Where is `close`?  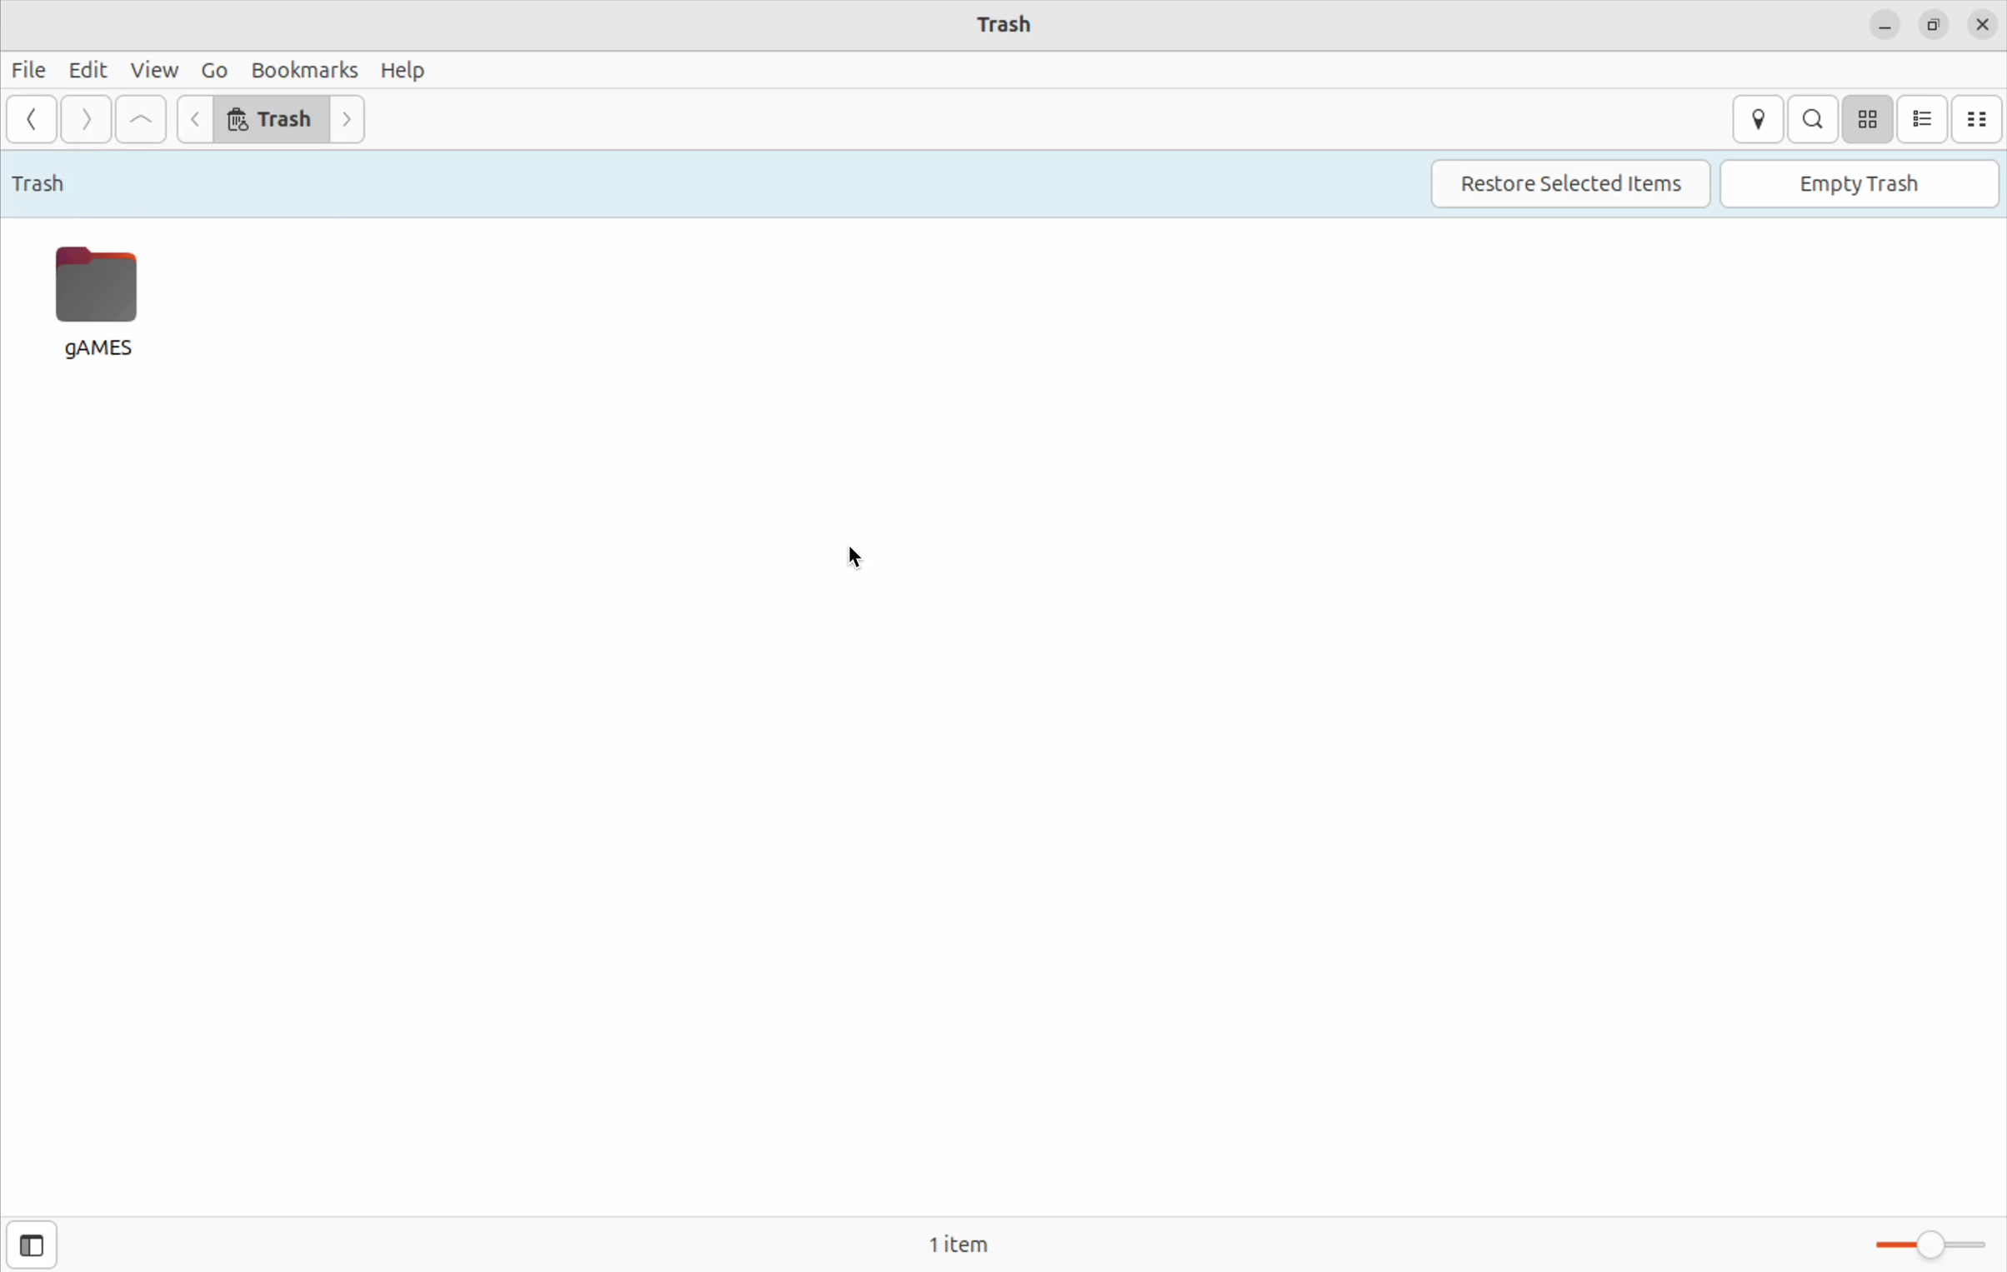
close is located at coordinates (1984, 23).